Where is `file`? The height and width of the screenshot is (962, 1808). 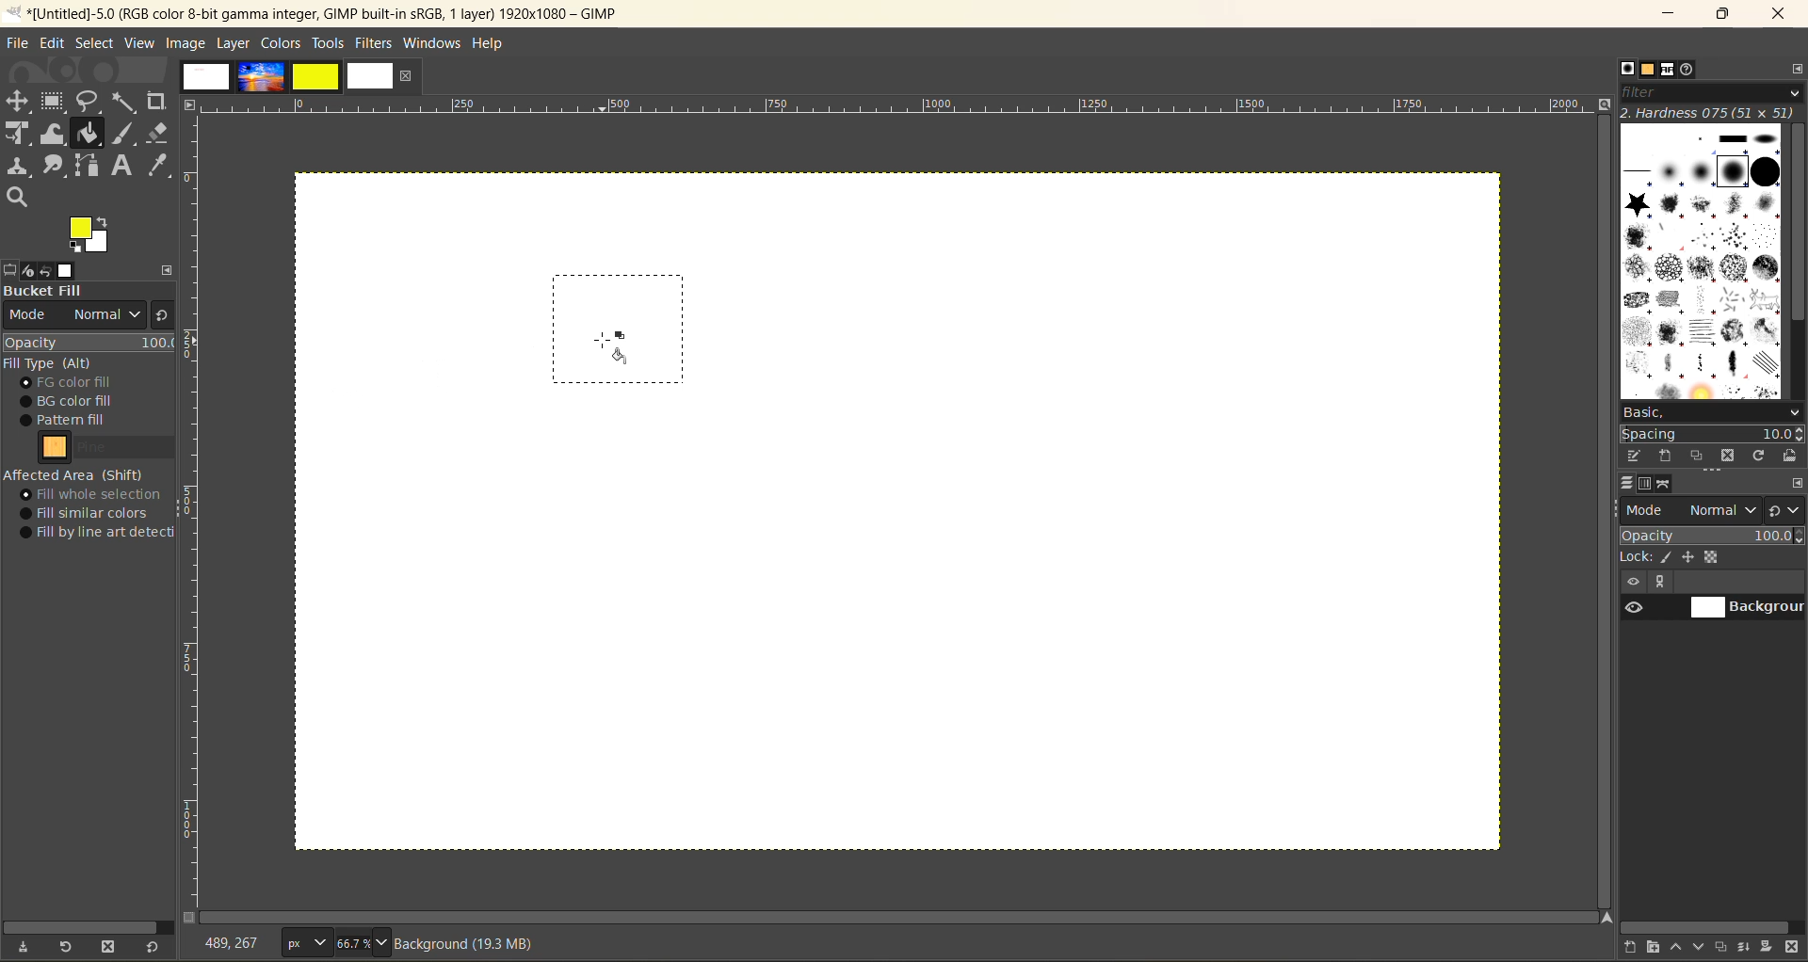
file is located at coordinates (19, 43).